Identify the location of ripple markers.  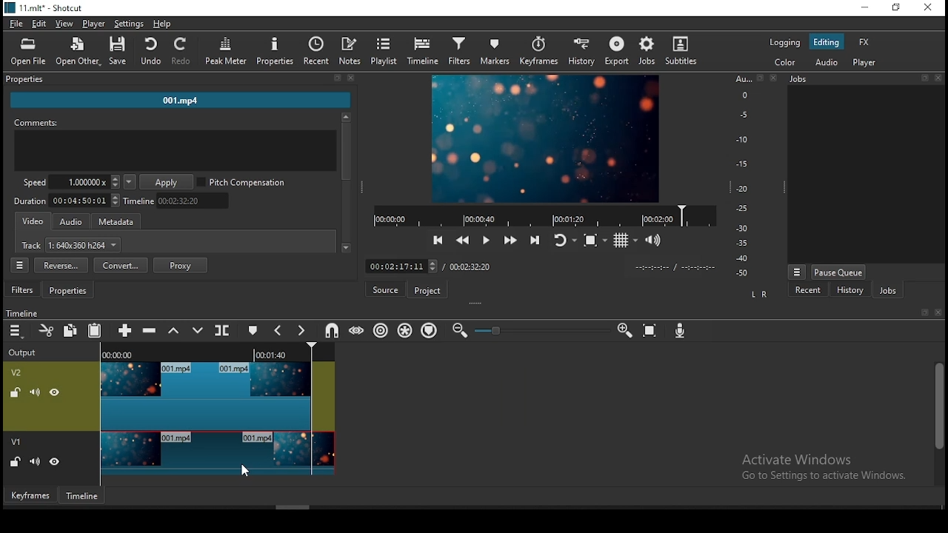
(428, 330).